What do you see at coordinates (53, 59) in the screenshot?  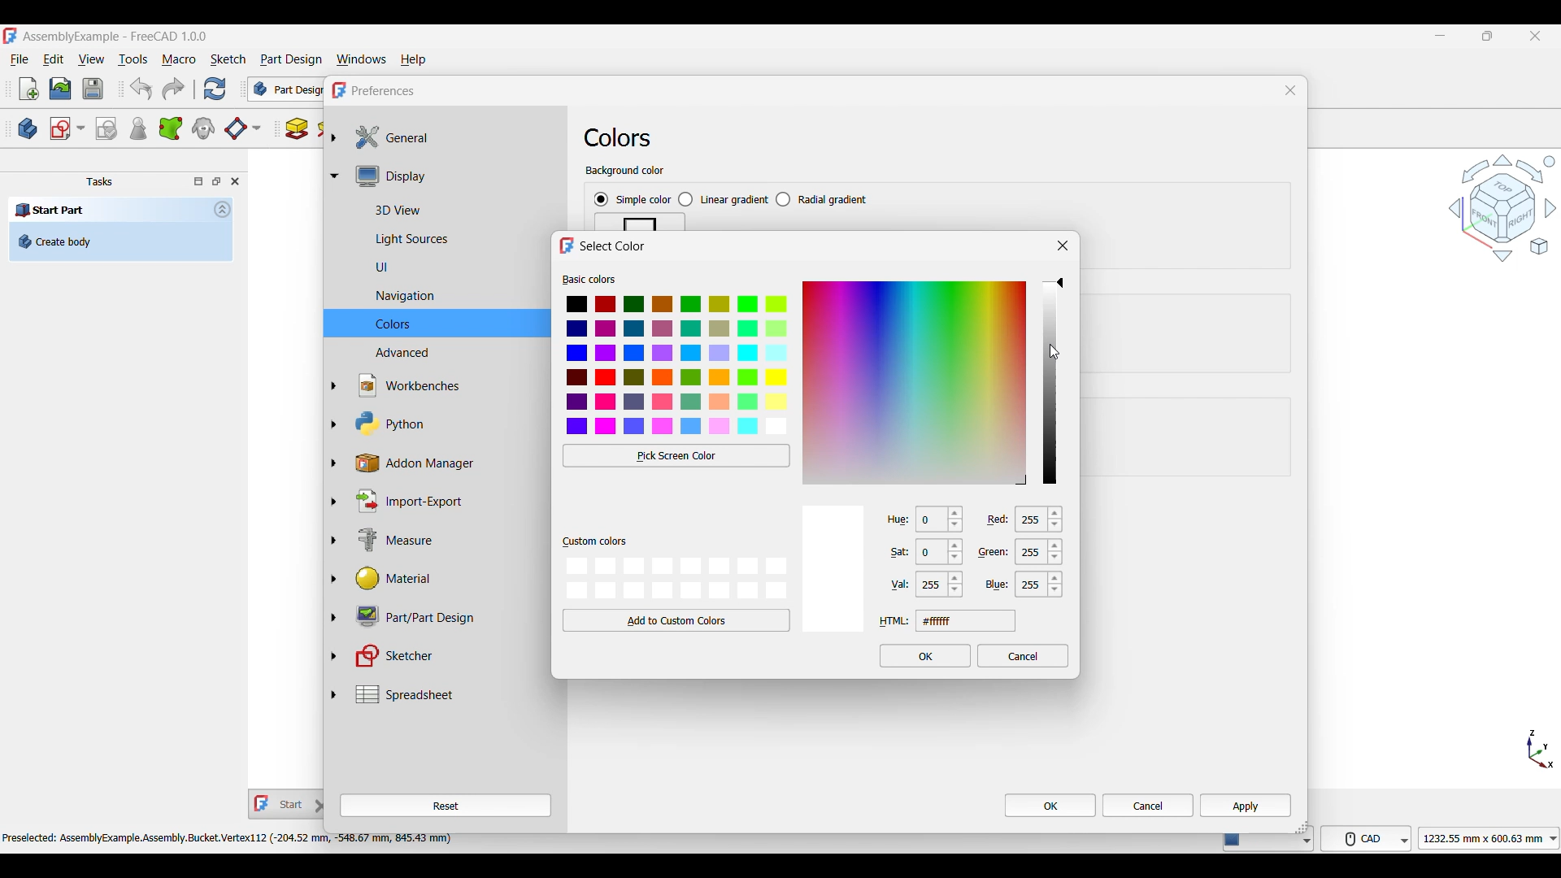 I see `Edit menu` at bounding box center [53, 59].